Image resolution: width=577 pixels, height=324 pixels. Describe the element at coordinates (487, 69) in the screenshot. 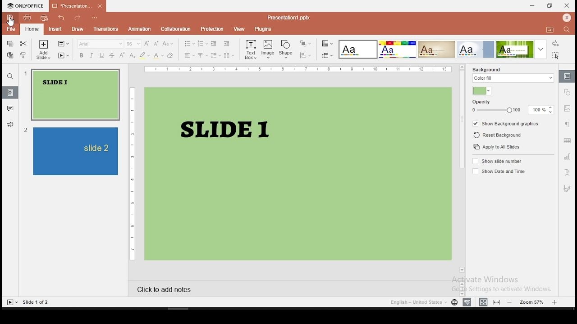

I see `background fill` at that location.